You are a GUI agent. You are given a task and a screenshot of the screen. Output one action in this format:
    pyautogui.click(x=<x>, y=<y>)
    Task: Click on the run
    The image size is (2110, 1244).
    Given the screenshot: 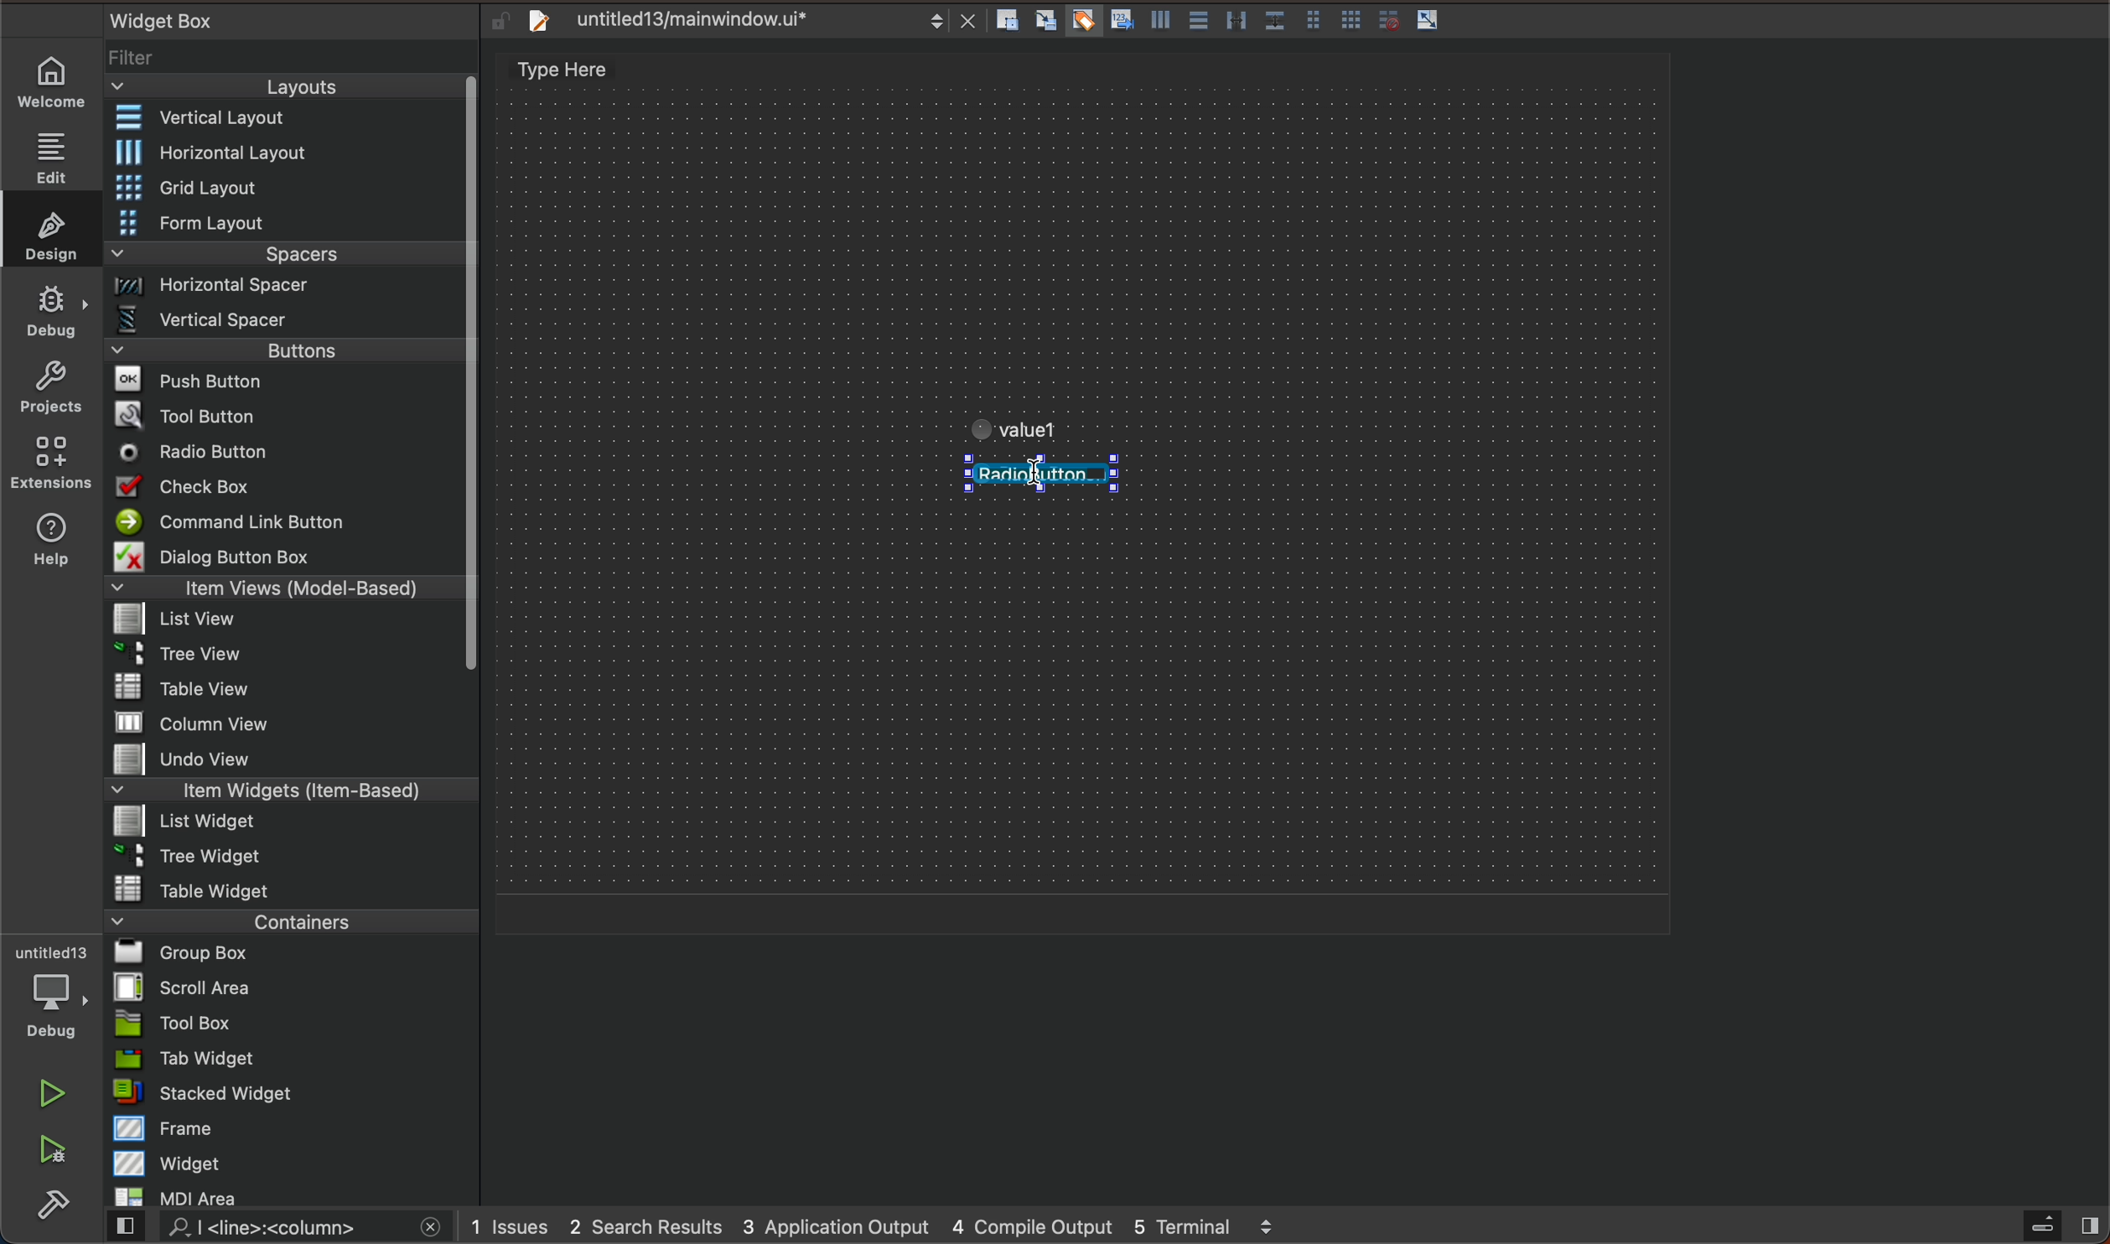 What is the action you would take?
    pyautogui.click(x=54, y=1093)
    